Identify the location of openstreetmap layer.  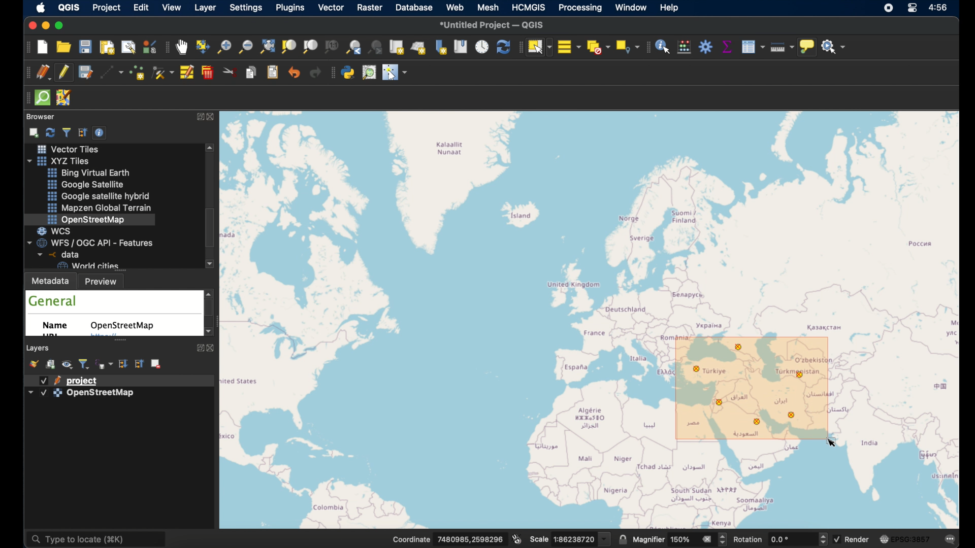
(101, 395).